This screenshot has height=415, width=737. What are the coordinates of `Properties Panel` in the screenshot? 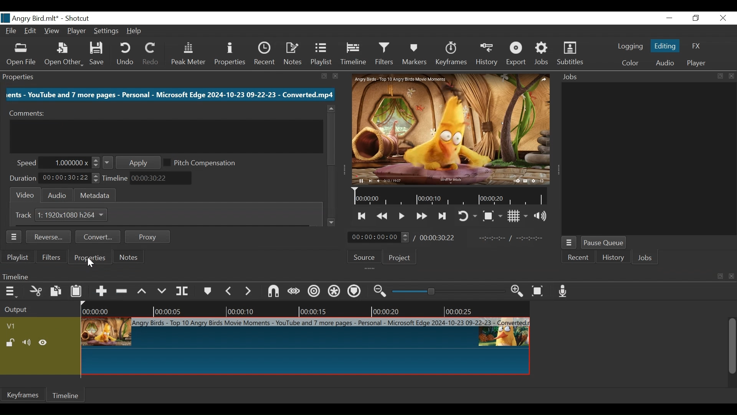 It's located at (170, 75).